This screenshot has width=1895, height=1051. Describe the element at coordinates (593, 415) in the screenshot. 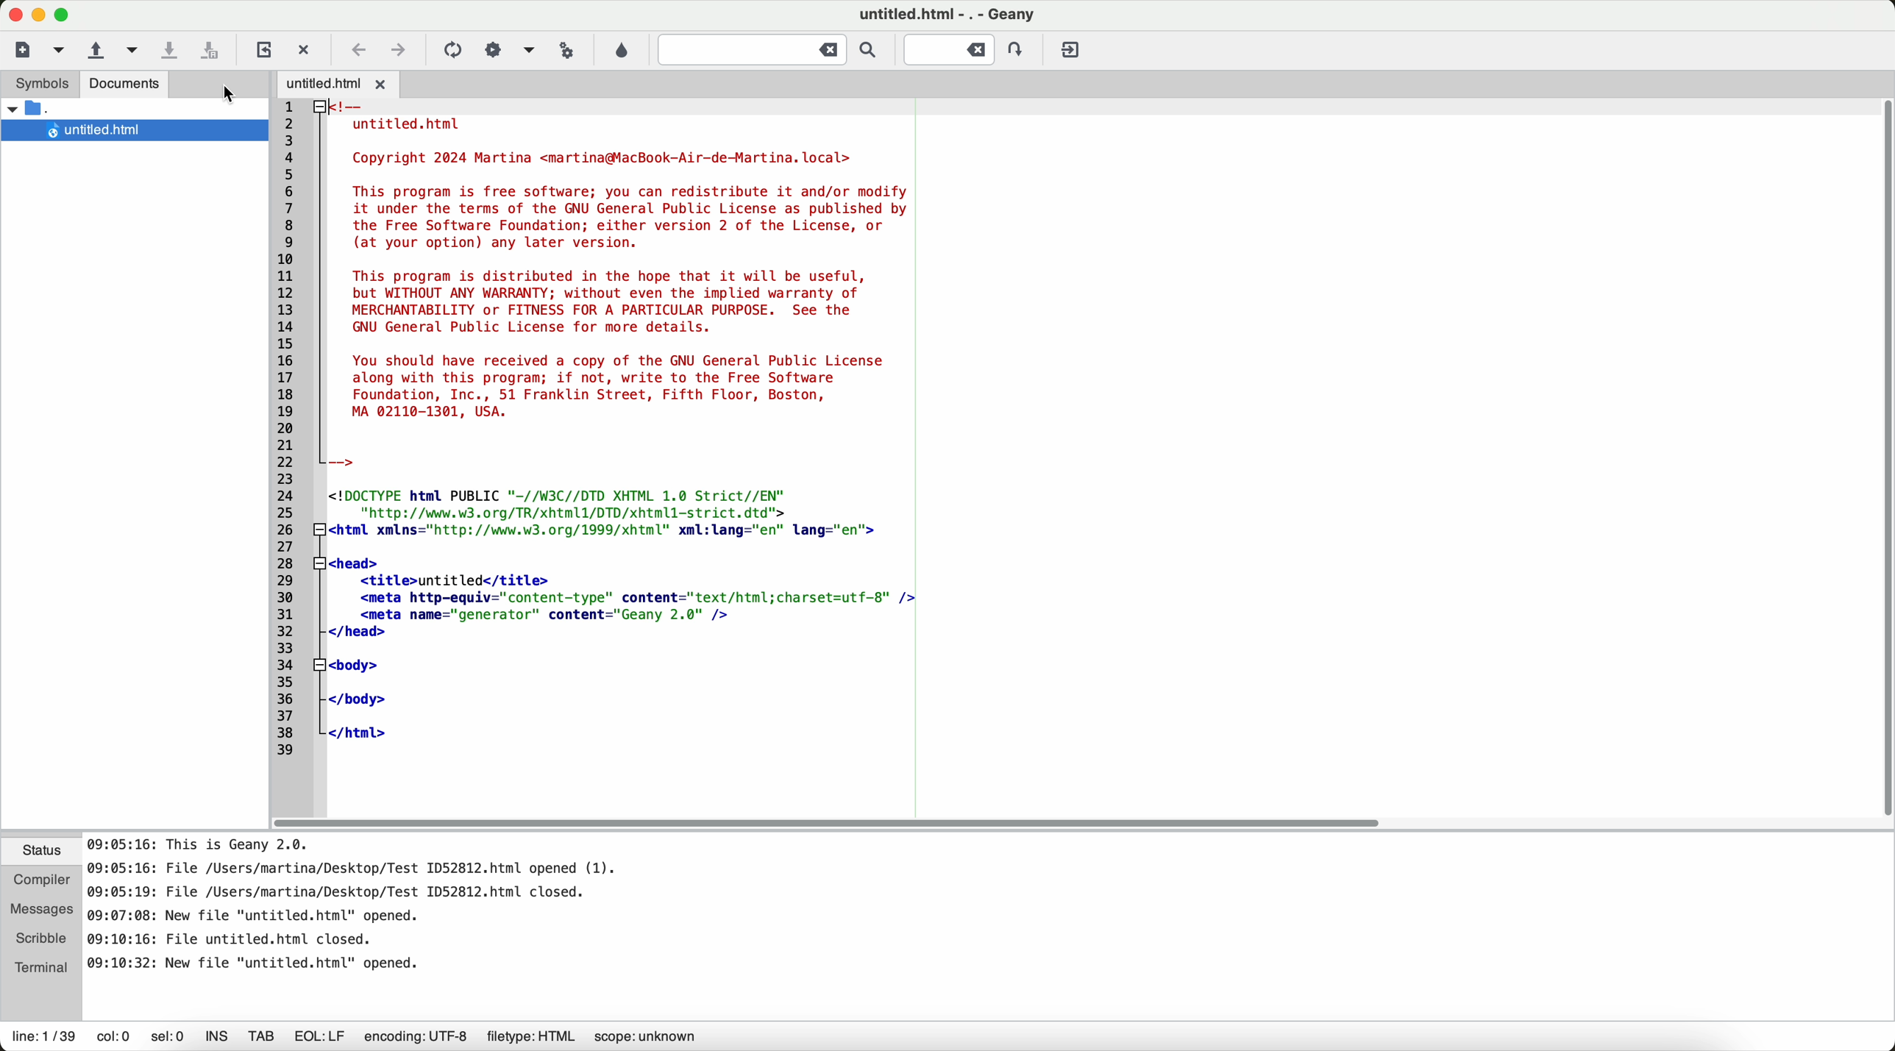

I see `untitled.html` at that location.